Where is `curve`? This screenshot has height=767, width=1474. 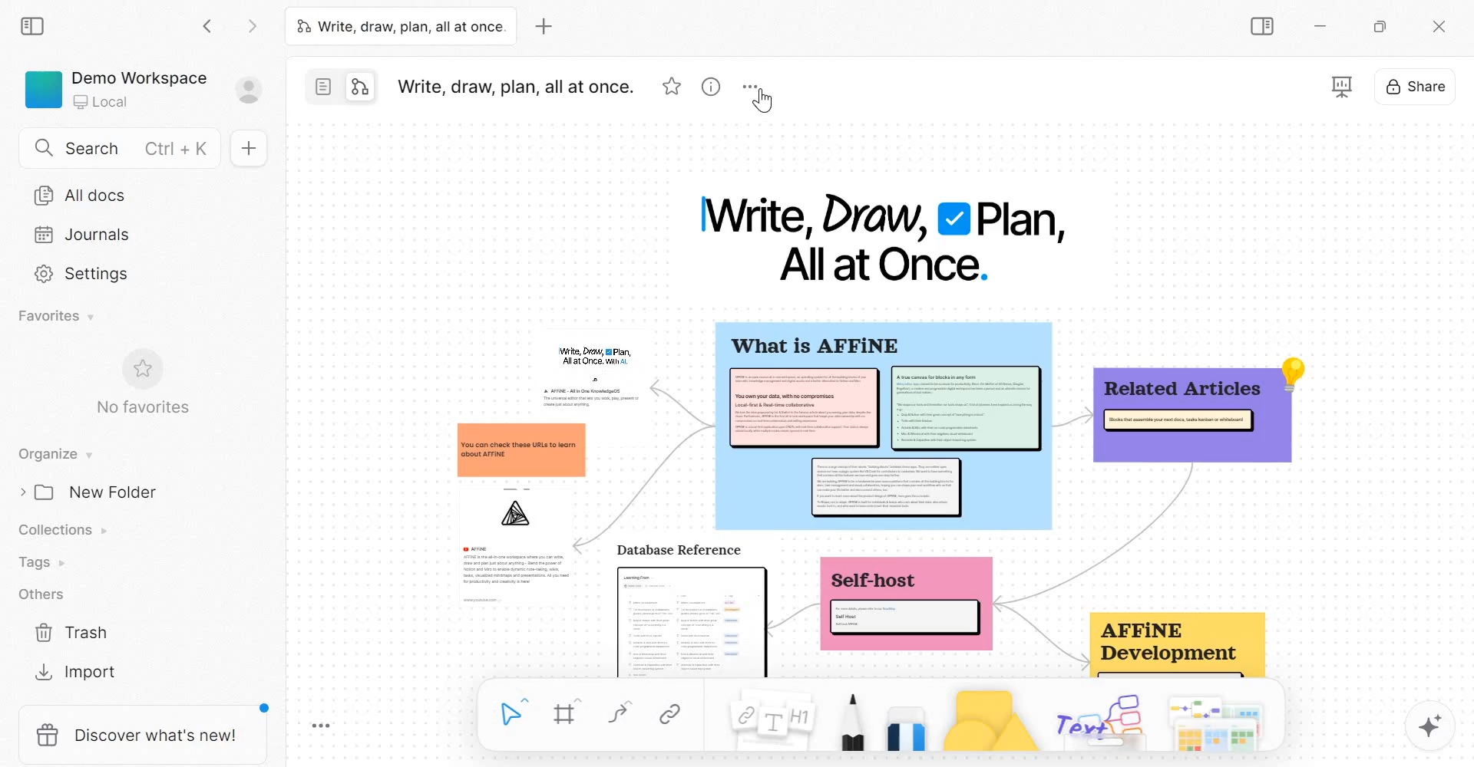
curve is located at coordinates (618, 714).